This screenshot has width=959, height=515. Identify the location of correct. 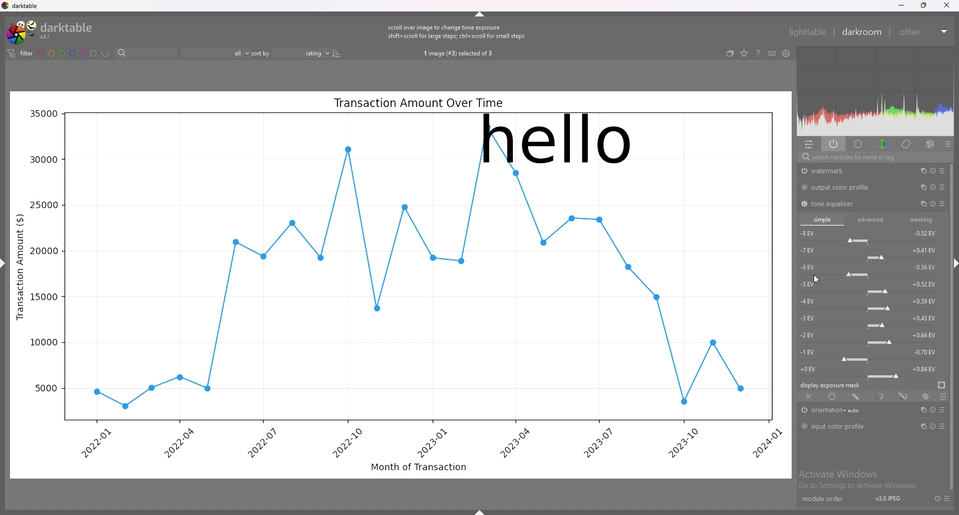
(907, 144).